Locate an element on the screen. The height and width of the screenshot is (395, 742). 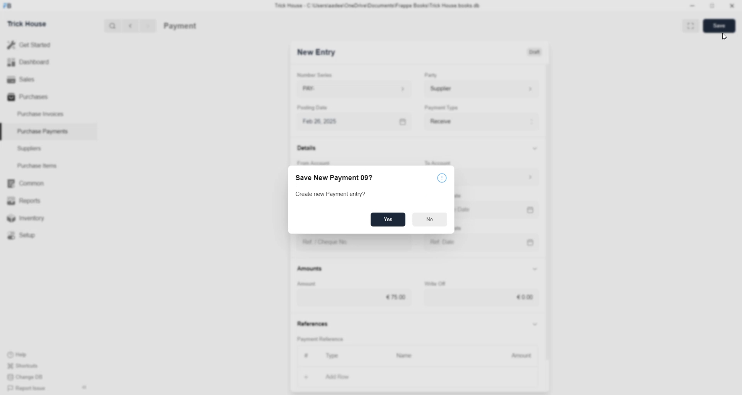
Yes is located at coordinates (388, 220).